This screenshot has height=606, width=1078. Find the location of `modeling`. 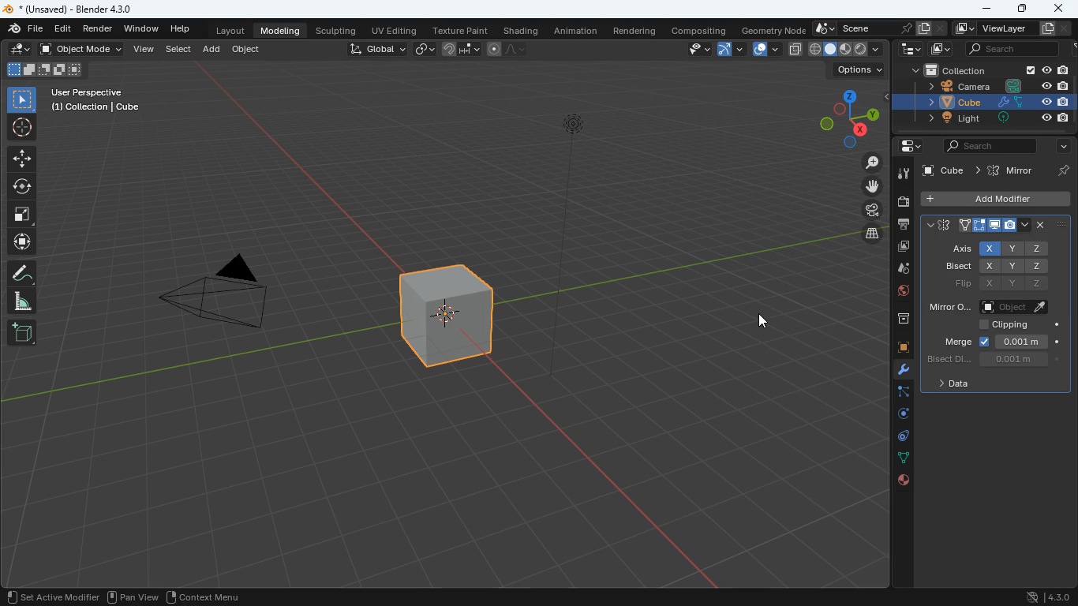

modeling is located at coordinates (279, 31).